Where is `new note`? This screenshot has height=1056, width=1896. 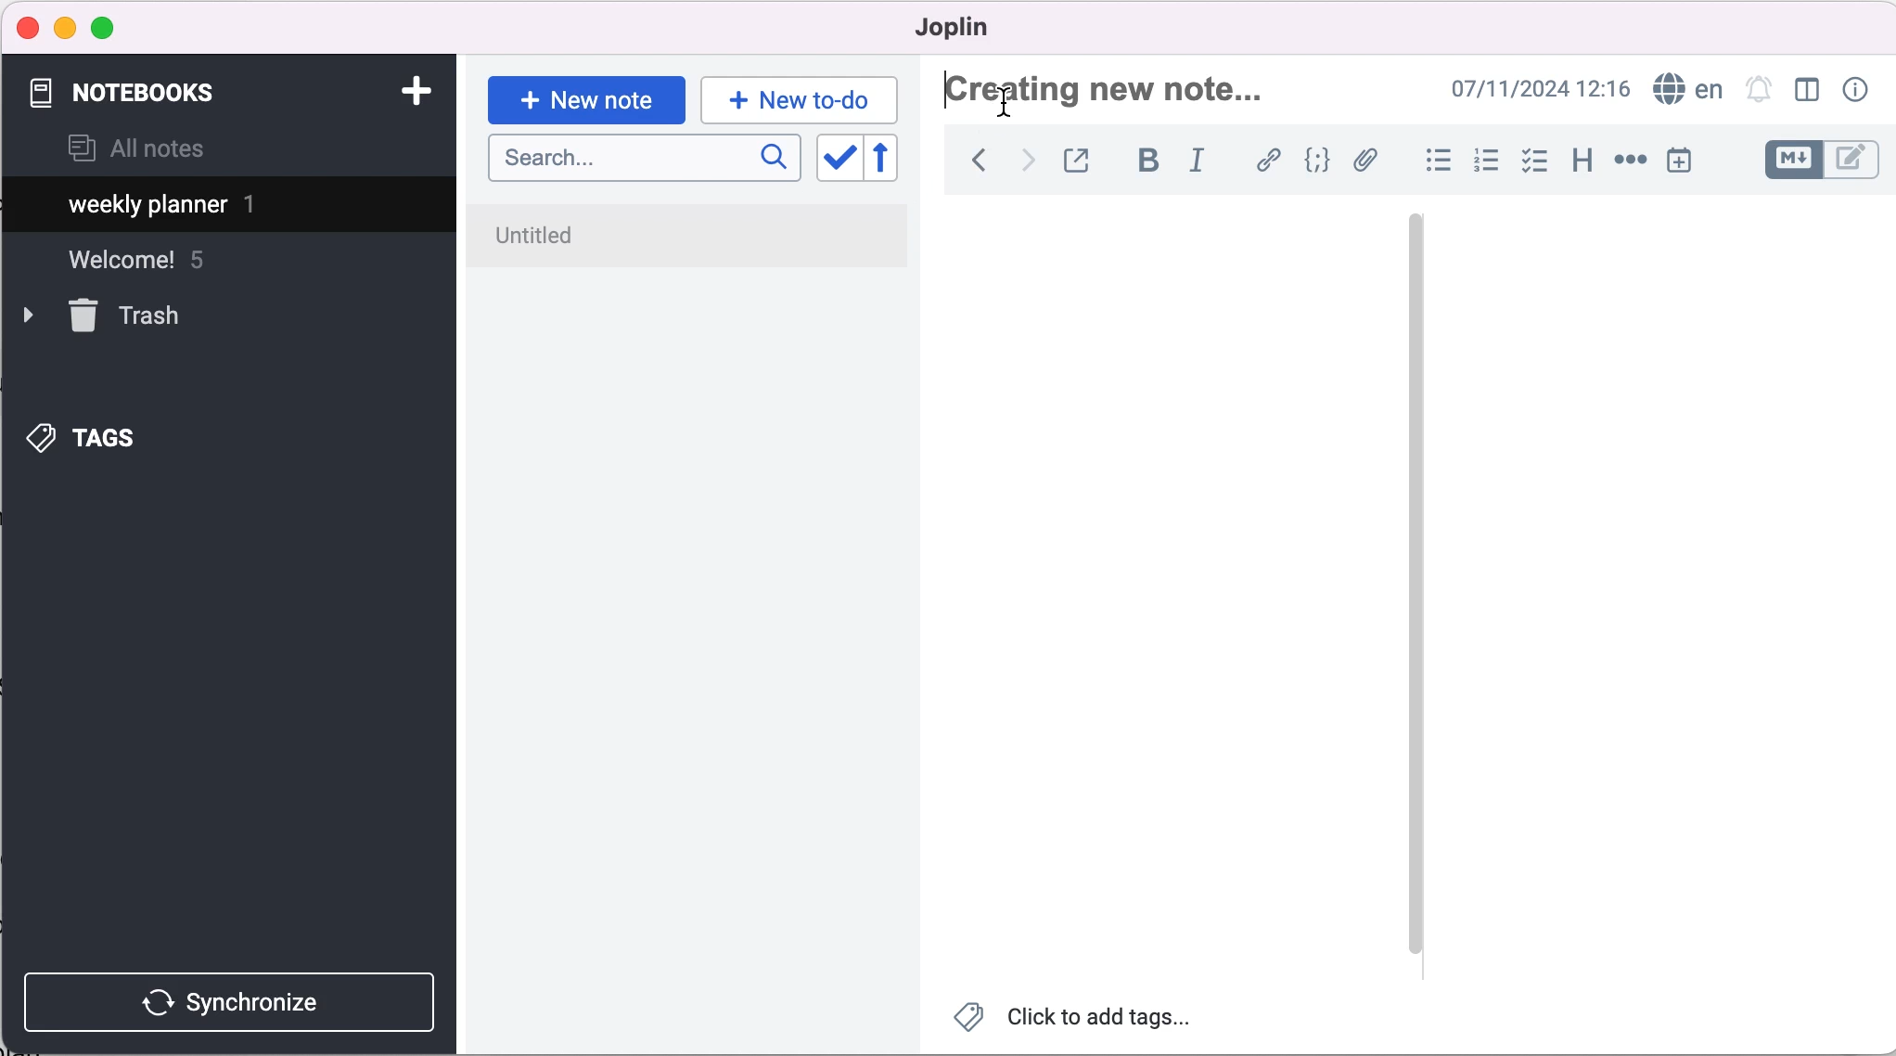
new note is located at coordinates (586, 98).